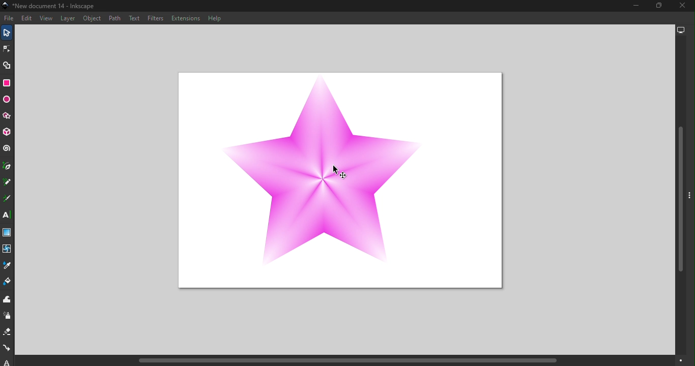  I want to click on Edit, so click(27, 19).